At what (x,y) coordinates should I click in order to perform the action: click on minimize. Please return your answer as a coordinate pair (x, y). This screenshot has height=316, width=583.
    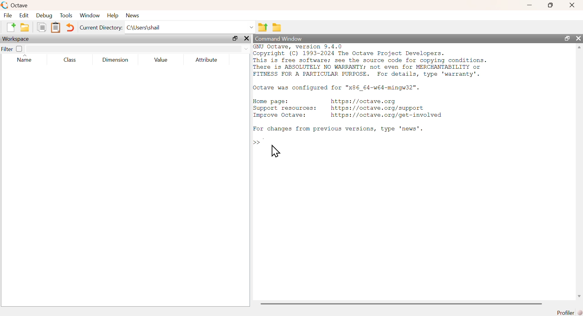
    Looking at the image, I should click on (529, 5).